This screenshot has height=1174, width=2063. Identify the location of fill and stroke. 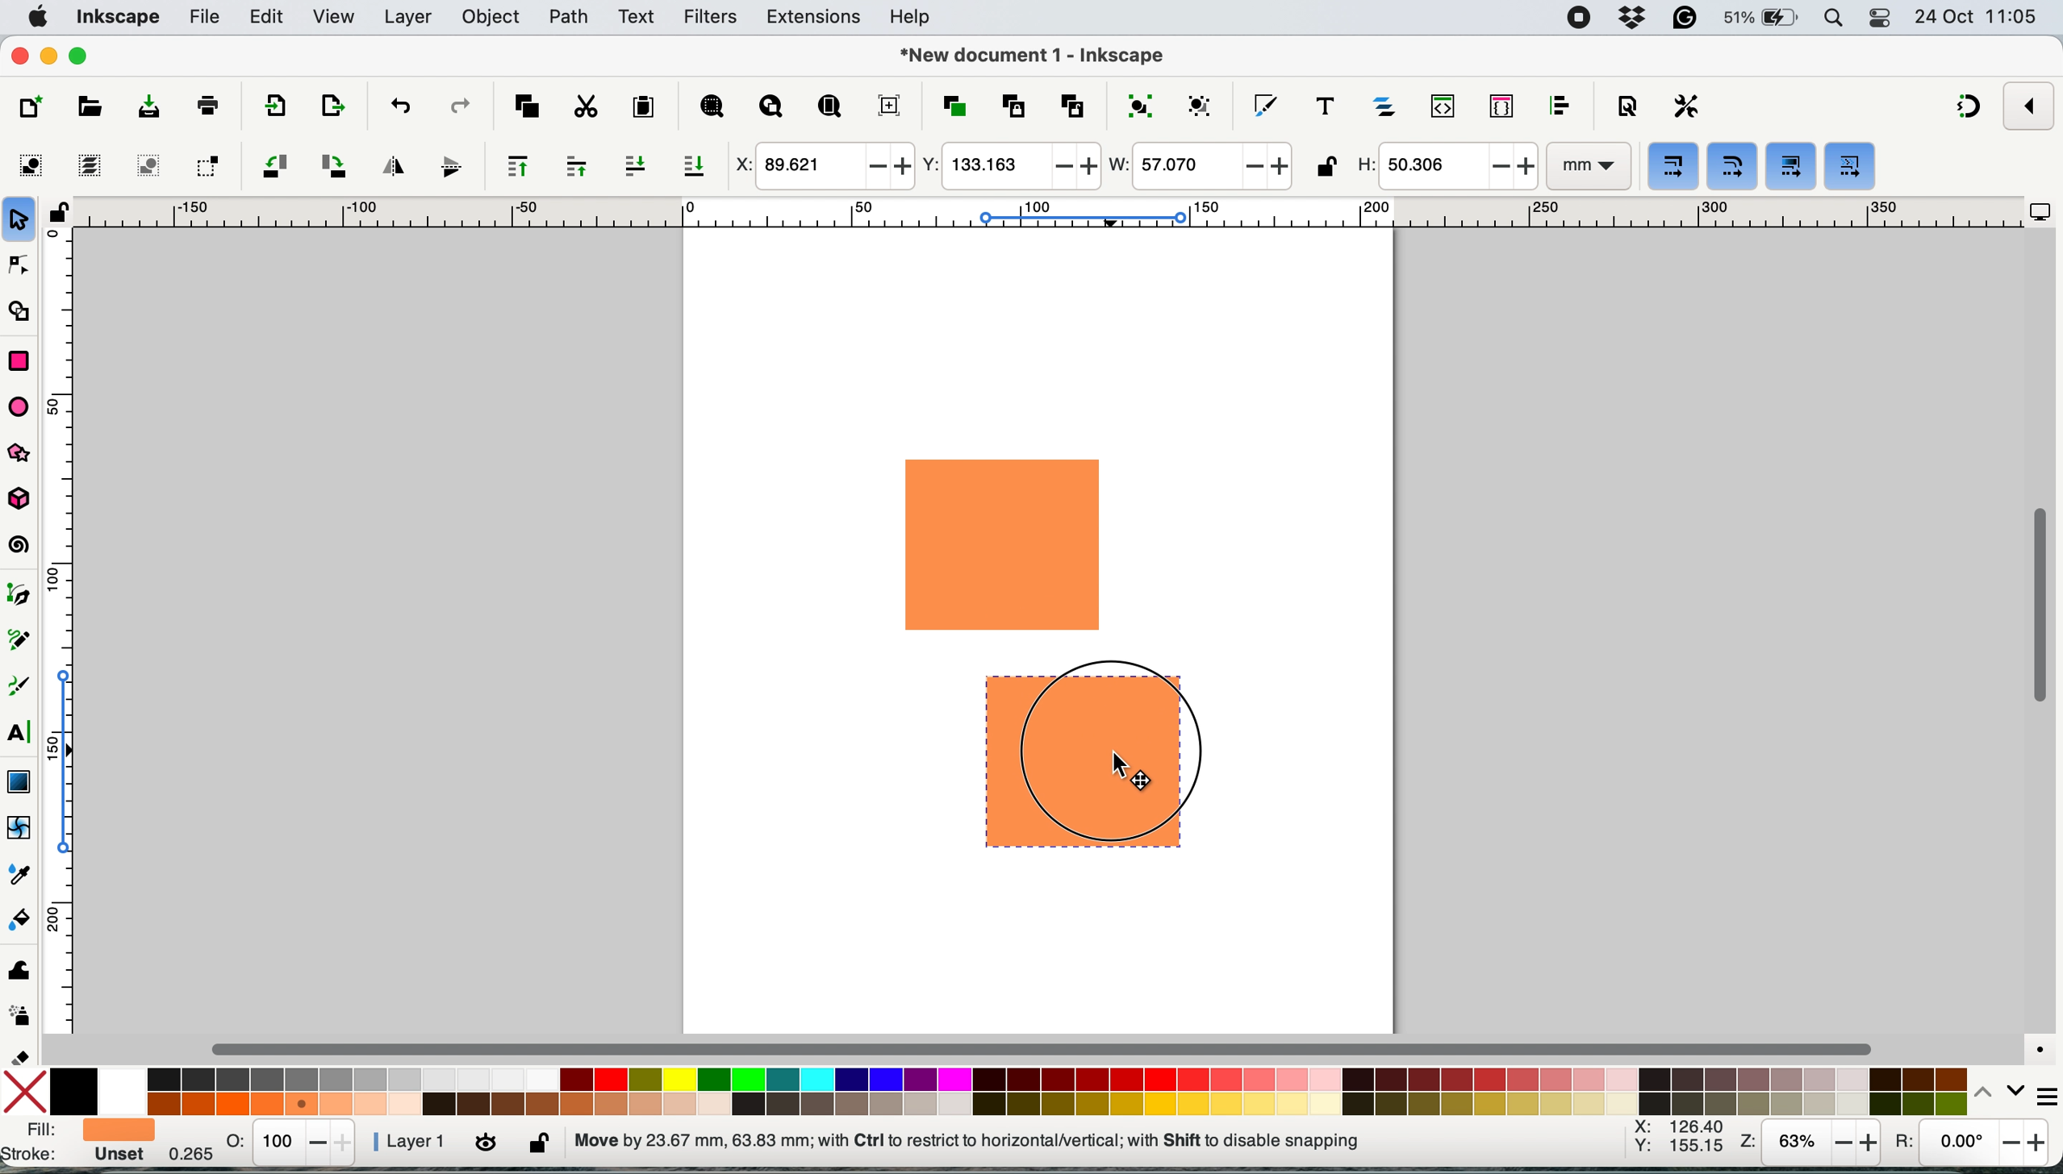
(1265, 102).